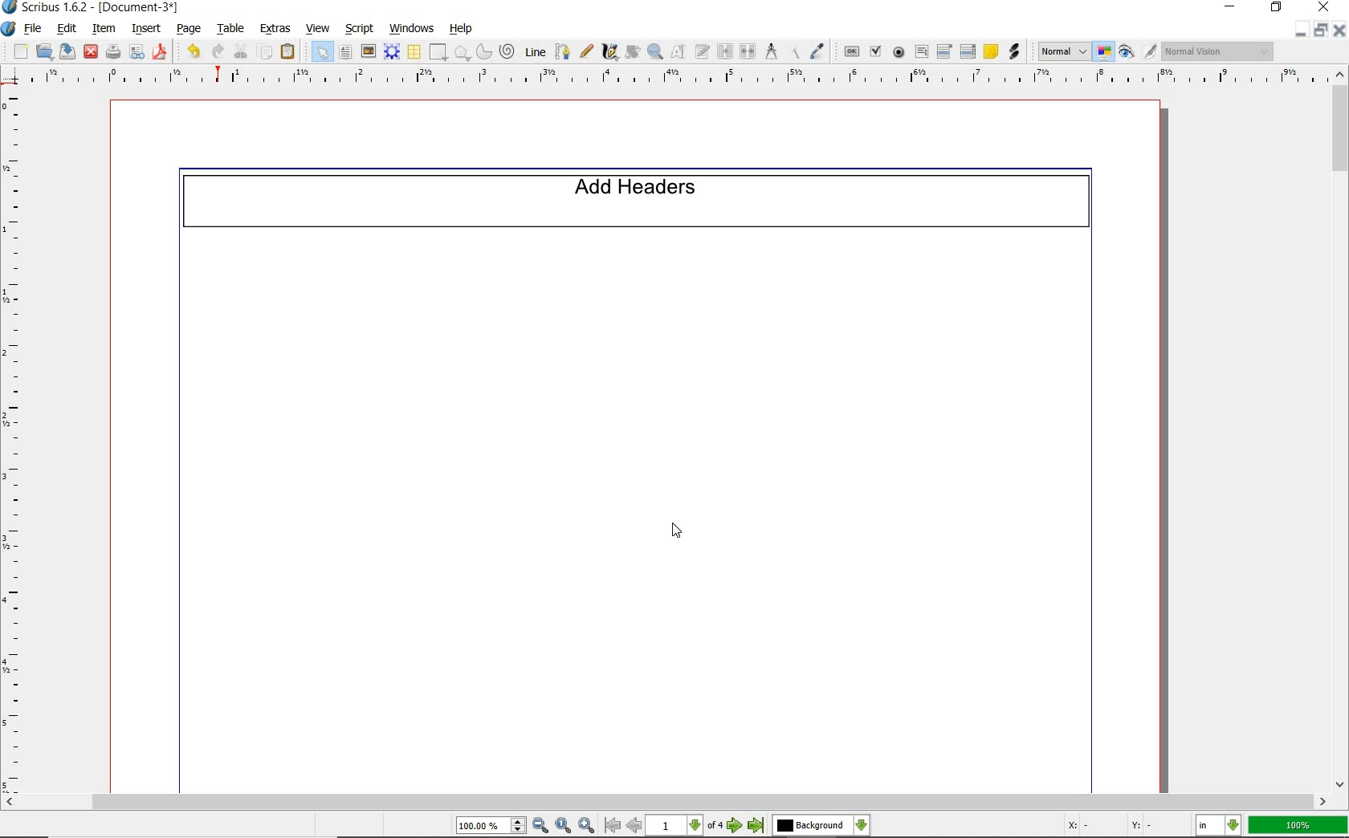  What do you see at coordinates (218, 52) in the screenshot?
I see `redo` at bounding box center [218, 52].